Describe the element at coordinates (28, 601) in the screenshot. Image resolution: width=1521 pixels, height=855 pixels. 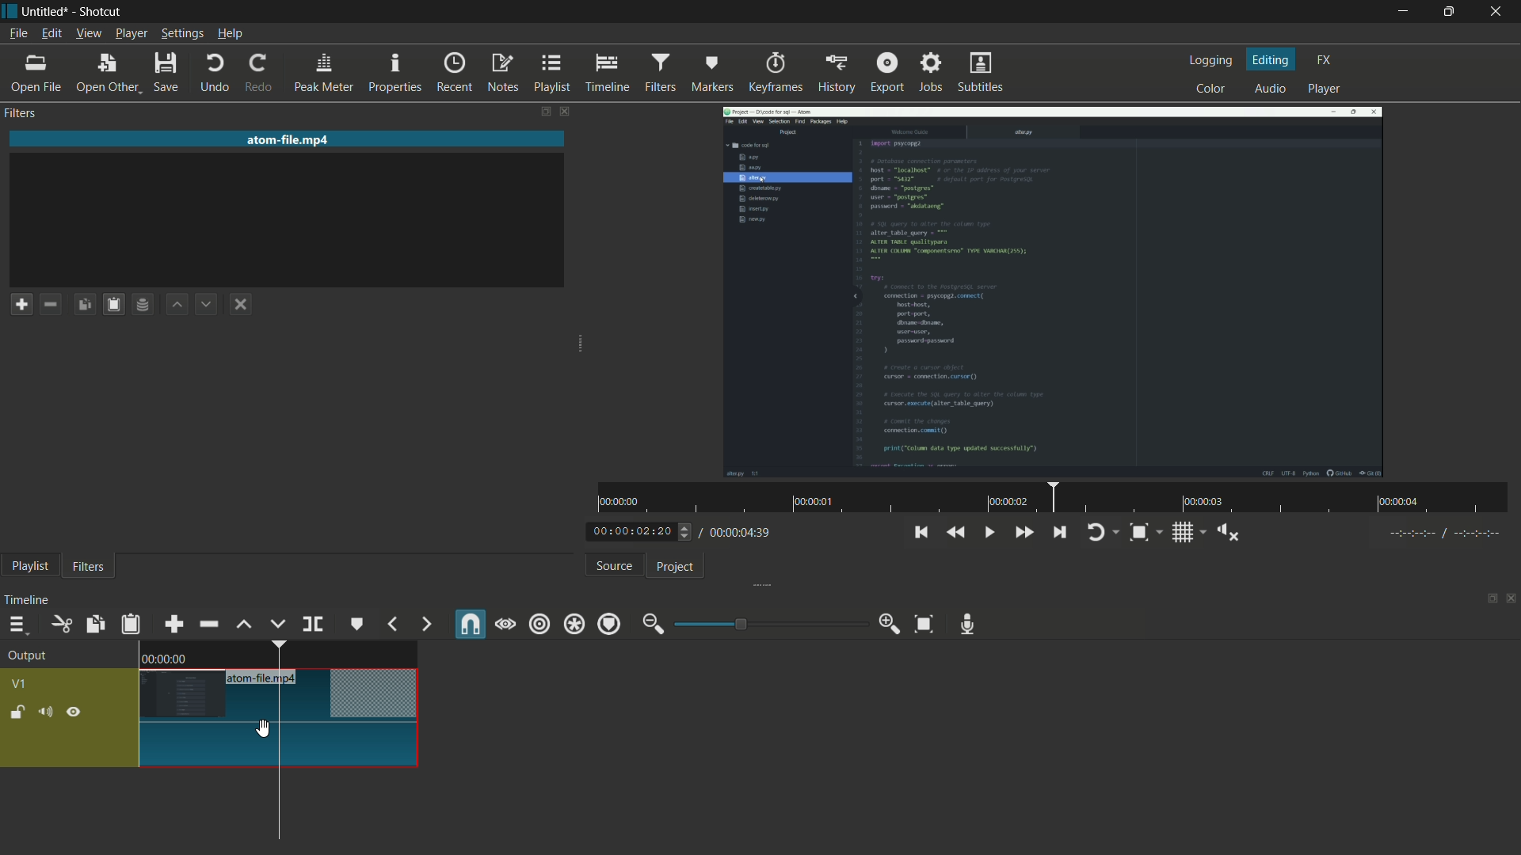
I see `timeline` at that location.